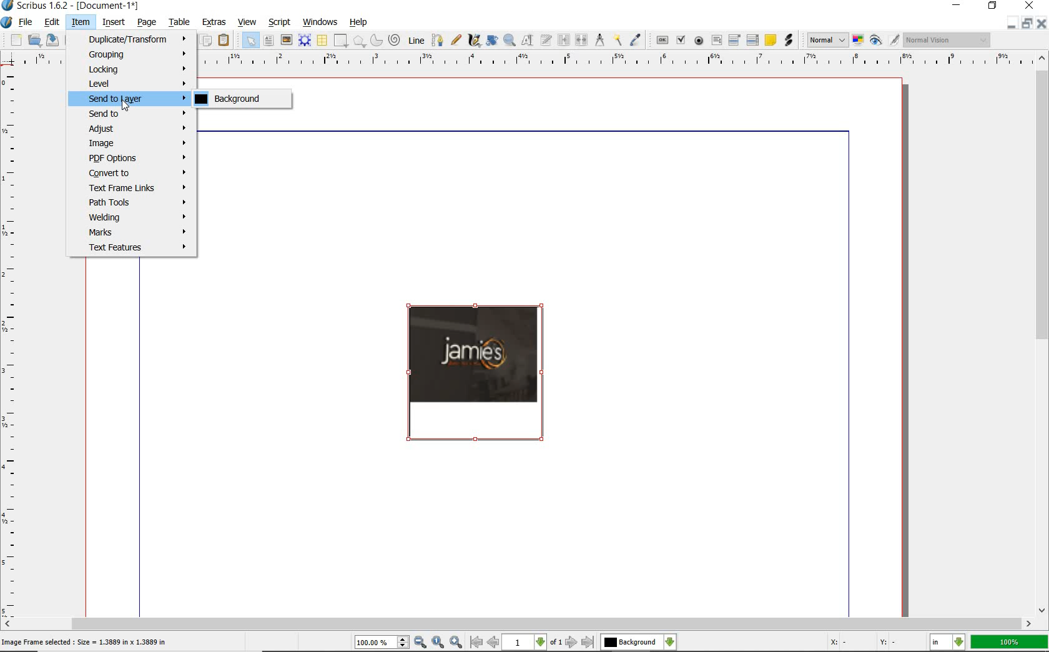  What do you see at coordinates (474, 41) in the screenshot?
I see `calligraphic line` at bounding box center [474, 41].